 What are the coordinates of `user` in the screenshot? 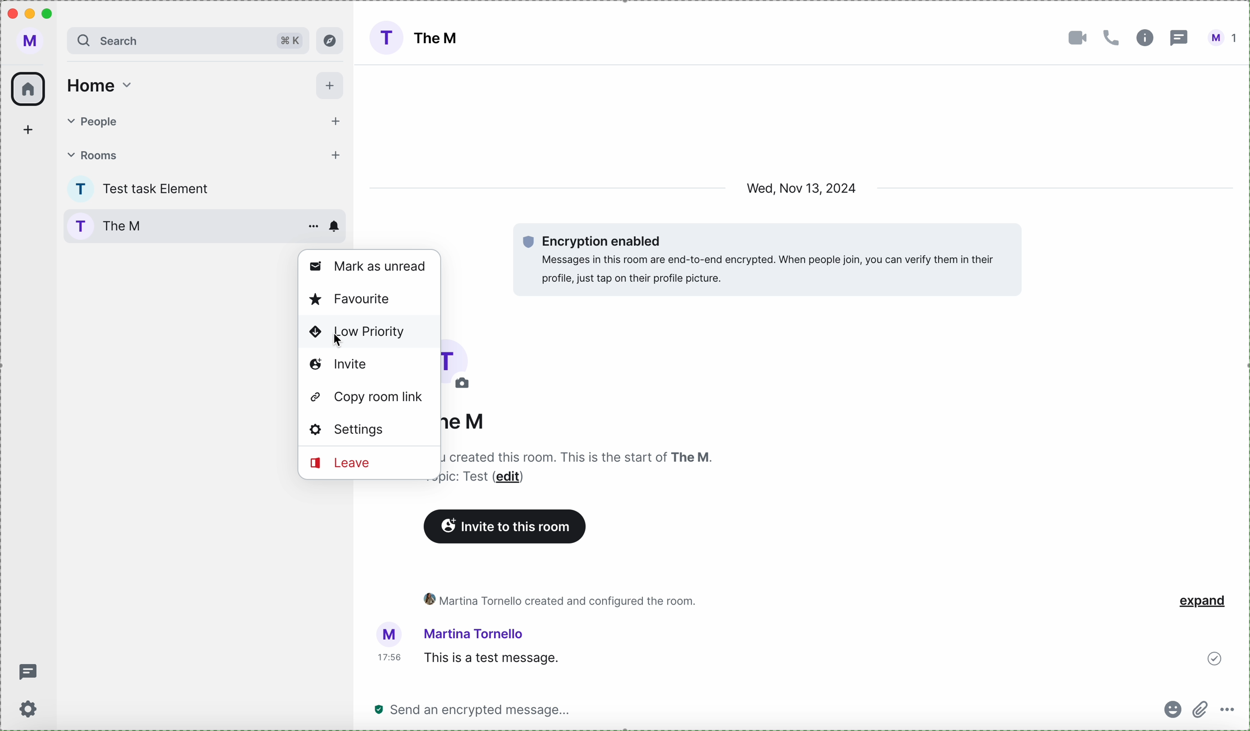 It's located at (1220, 38).